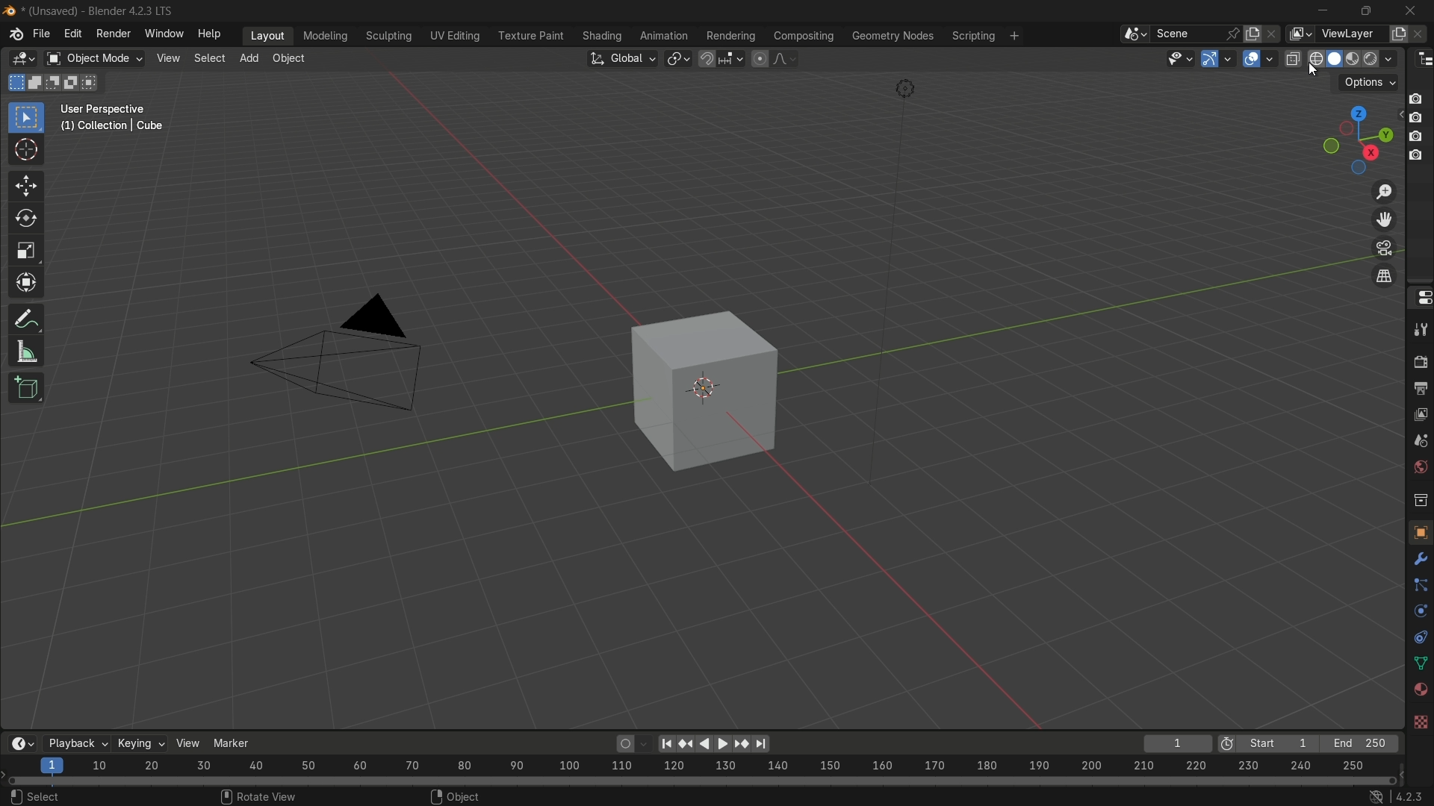  Describe the element at coordinates (718, 393) in the screenshot. I see `object` at that location.